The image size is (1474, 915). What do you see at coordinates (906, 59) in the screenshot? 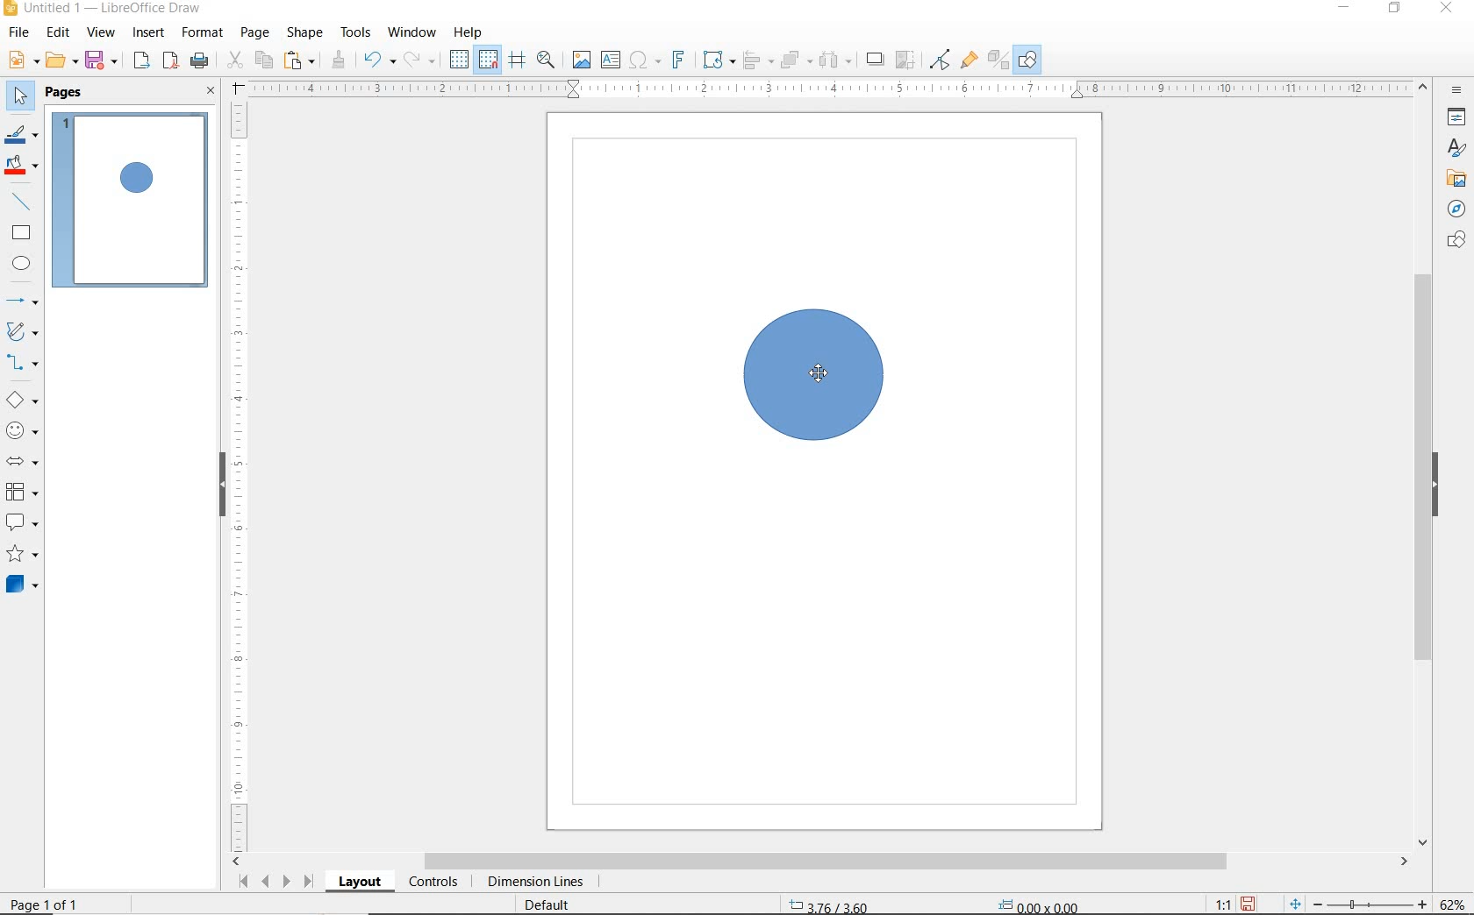
I see `CROP IMAGE` at bounding box center [906, 59].